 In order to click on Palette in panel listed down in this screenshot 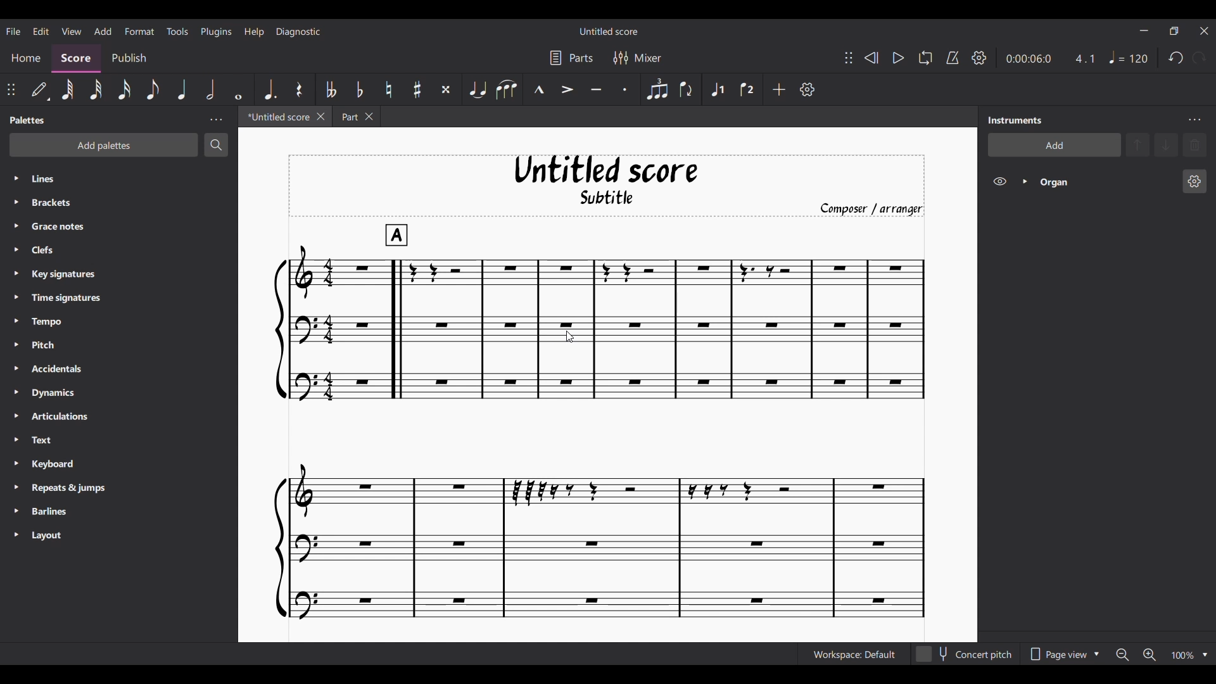, I will do `click(131, 358)`.